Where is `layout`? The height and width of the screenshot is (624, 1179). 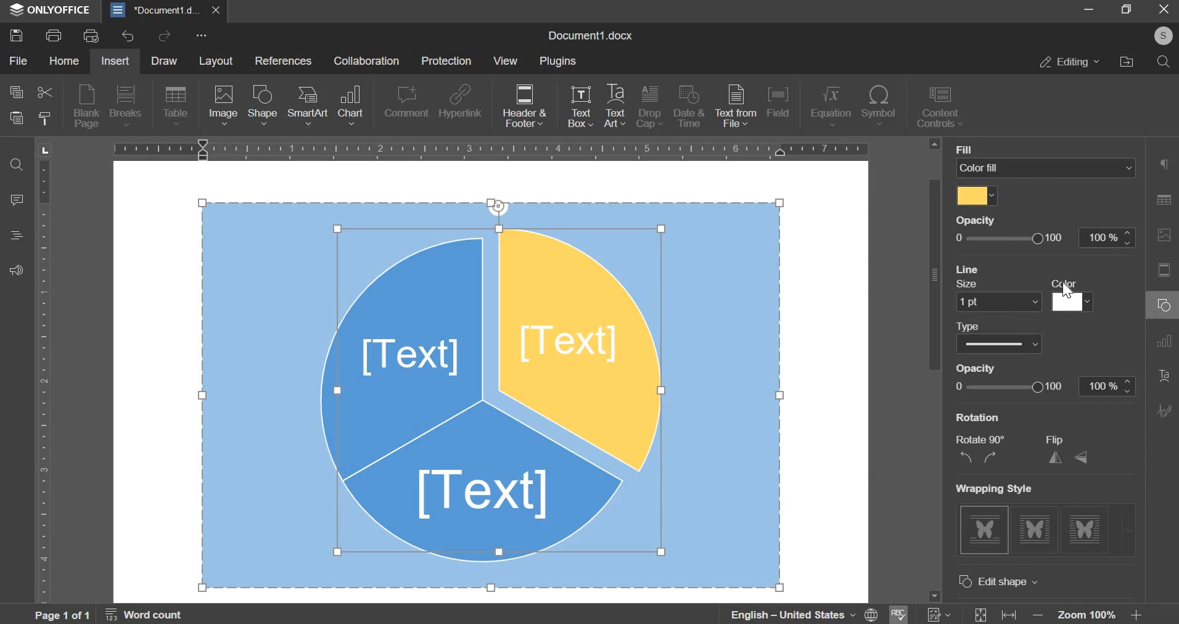 layout is located at coordinates (221, 62).